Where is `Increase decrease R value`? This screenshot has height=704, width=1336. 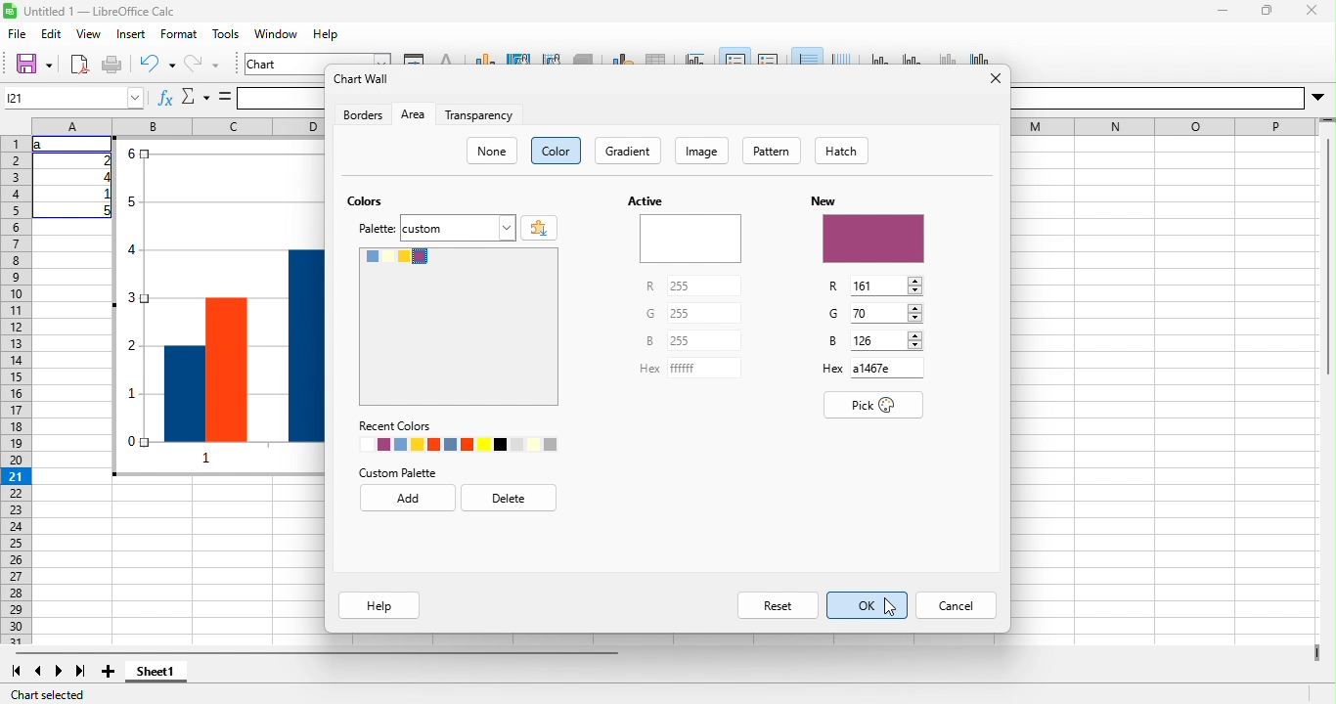
Increase decrease R value is located at coordinates (915, 286).